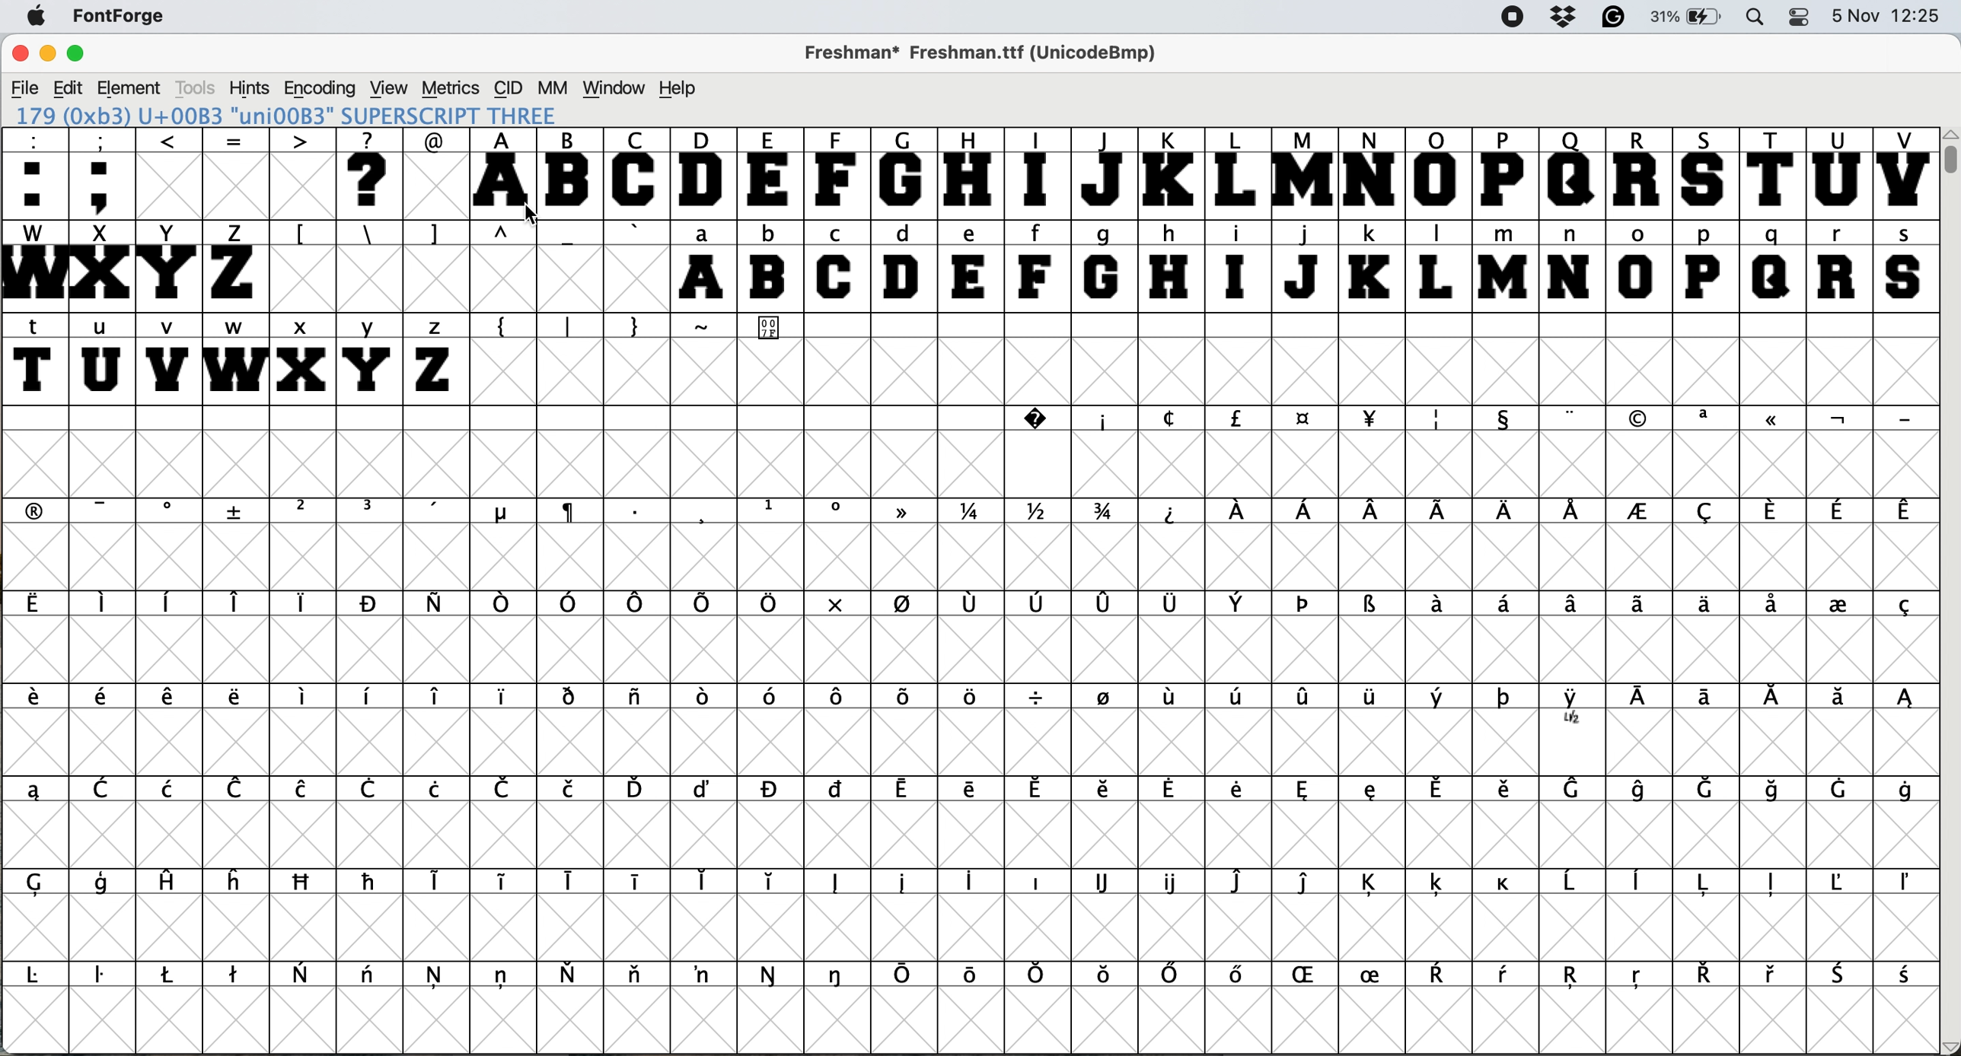  Describe the element at coordinates (971, 173) in the screenshot. I see `H` at that location.